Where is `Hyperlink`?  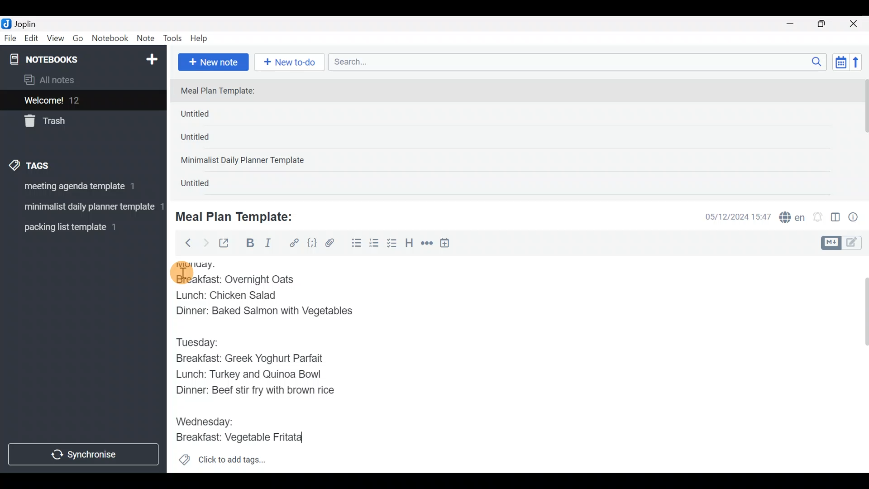
Hyperlink is located at coordinates (294, 243).